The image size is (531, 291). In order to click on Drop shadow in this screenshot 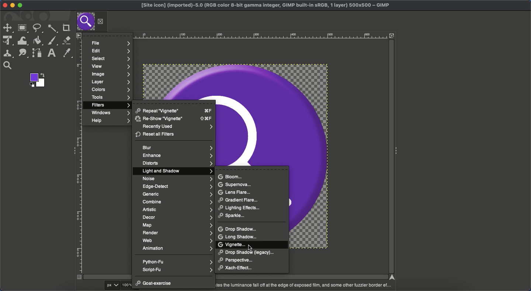, I will do `click(245, 252)`.